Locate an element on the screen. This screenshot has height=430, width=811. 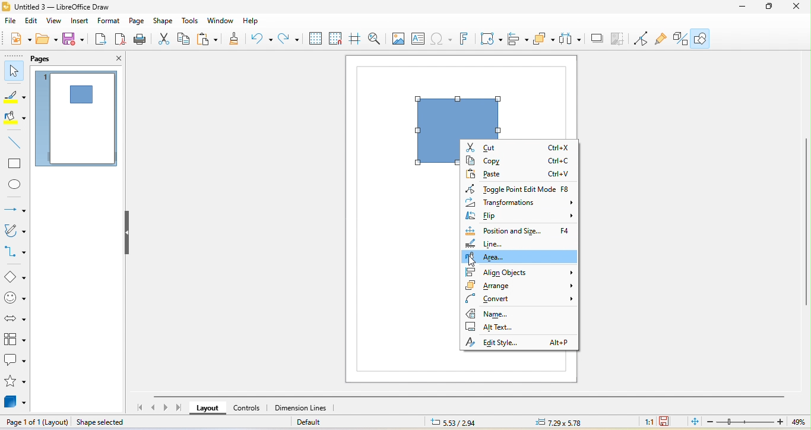
lines and arrow is located at coordinates (15, 207).